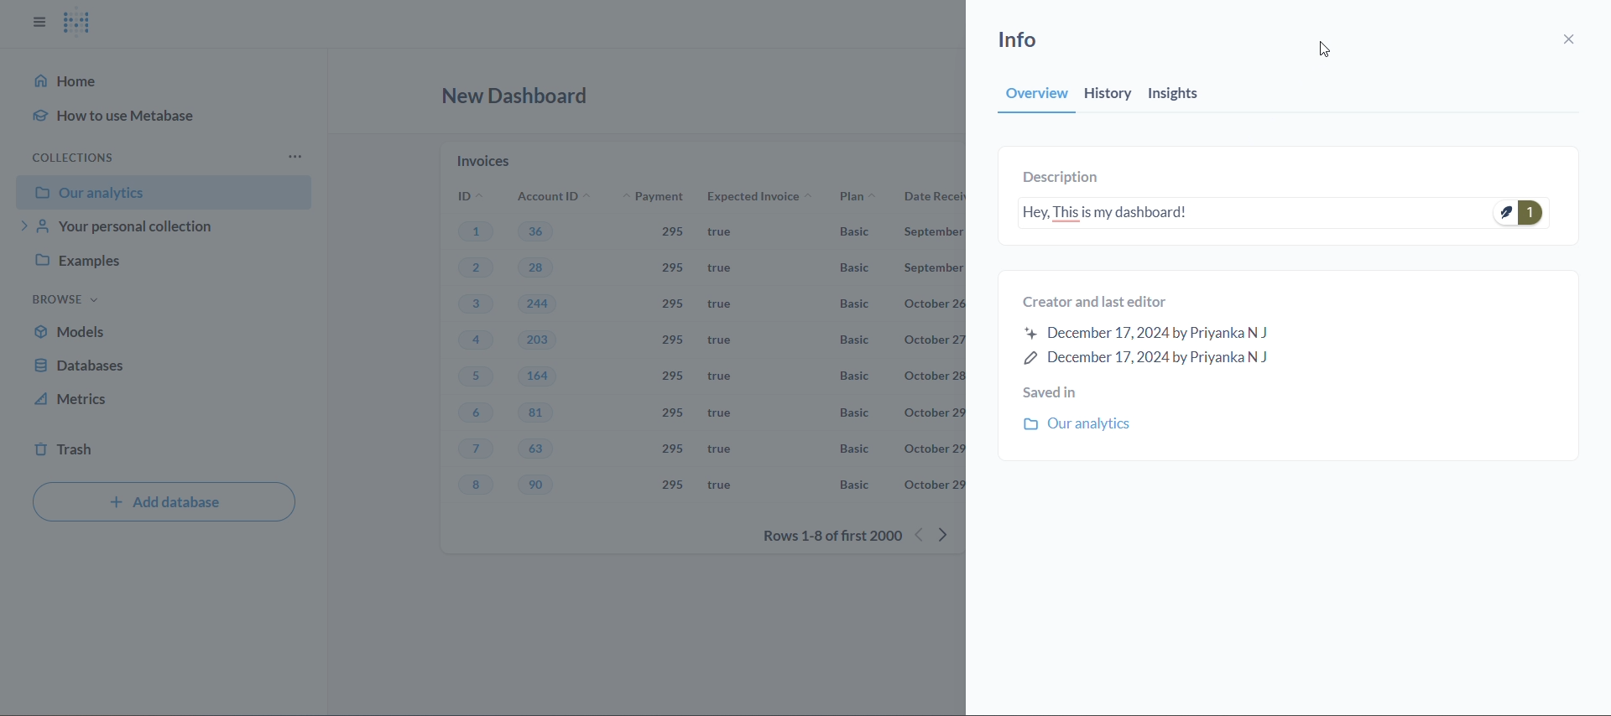 Image resolution: width=1611 pixels, height=716 pixels. What do you see at coordinates (540, 449) in the screenshot?
I see `63` at bounding box center [540, 449].